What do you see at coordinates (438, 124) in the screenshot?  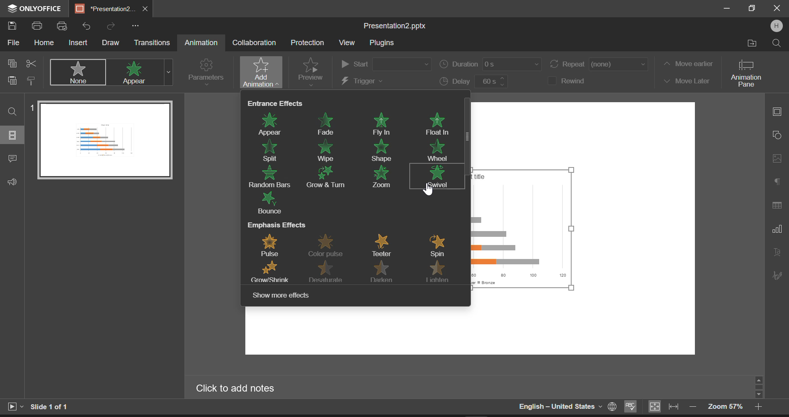 I see `Float In` at bounding box center [438, 124].